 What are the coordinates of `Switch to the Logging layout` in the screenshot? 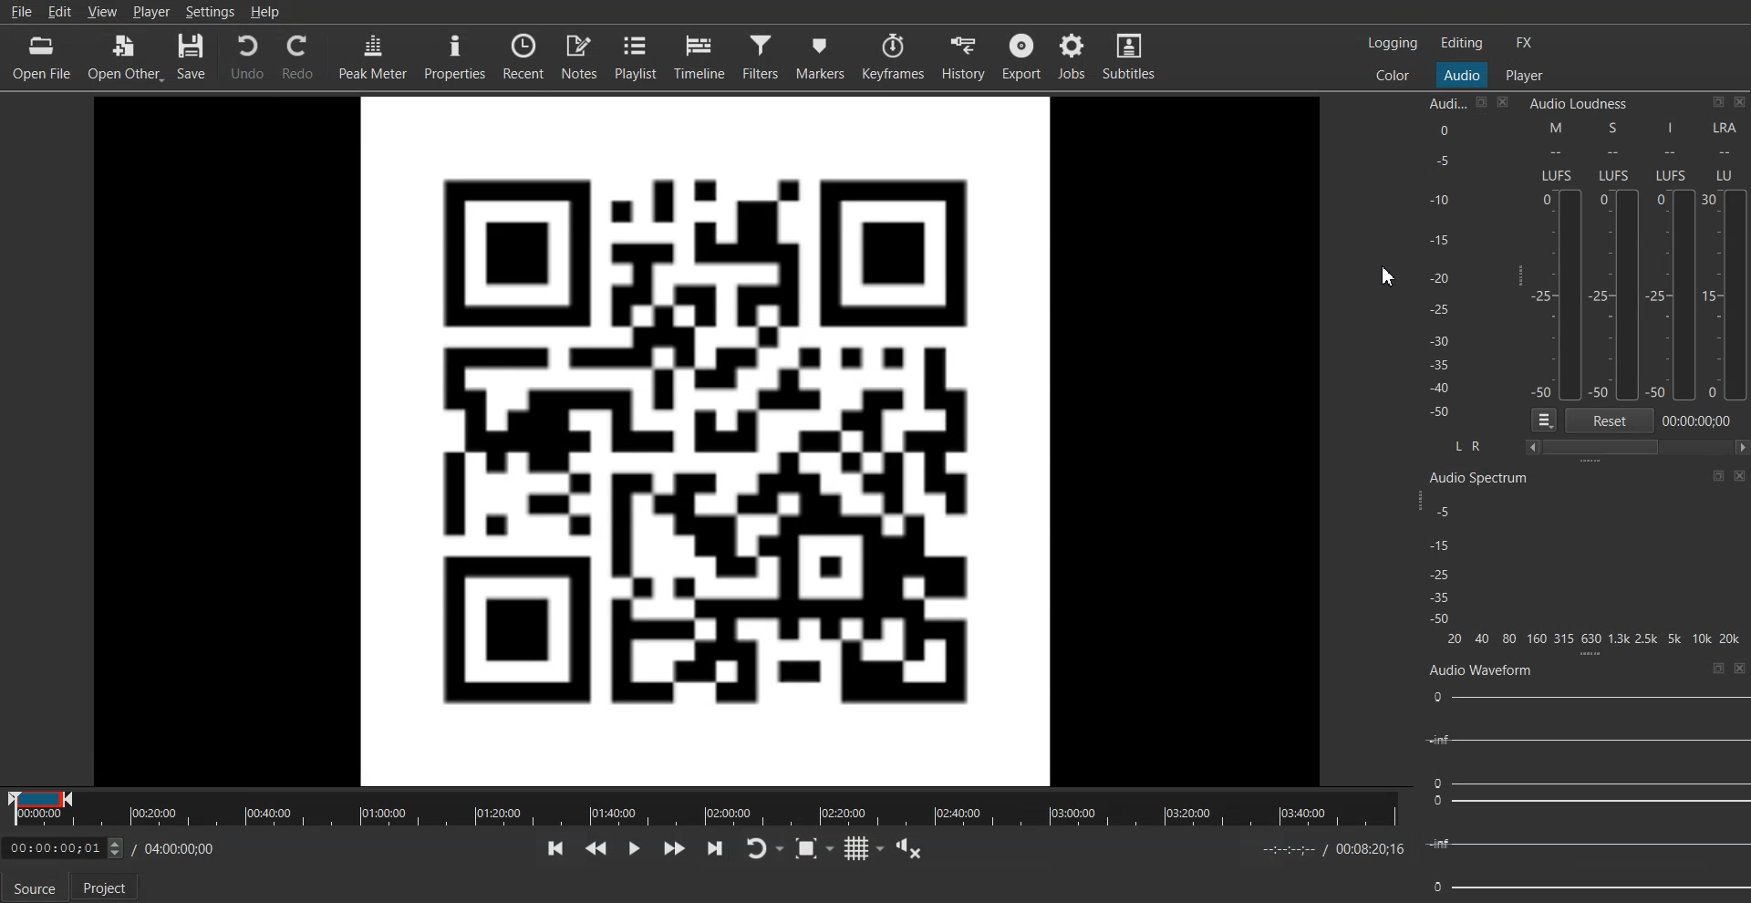 It's located at (1394, 43).